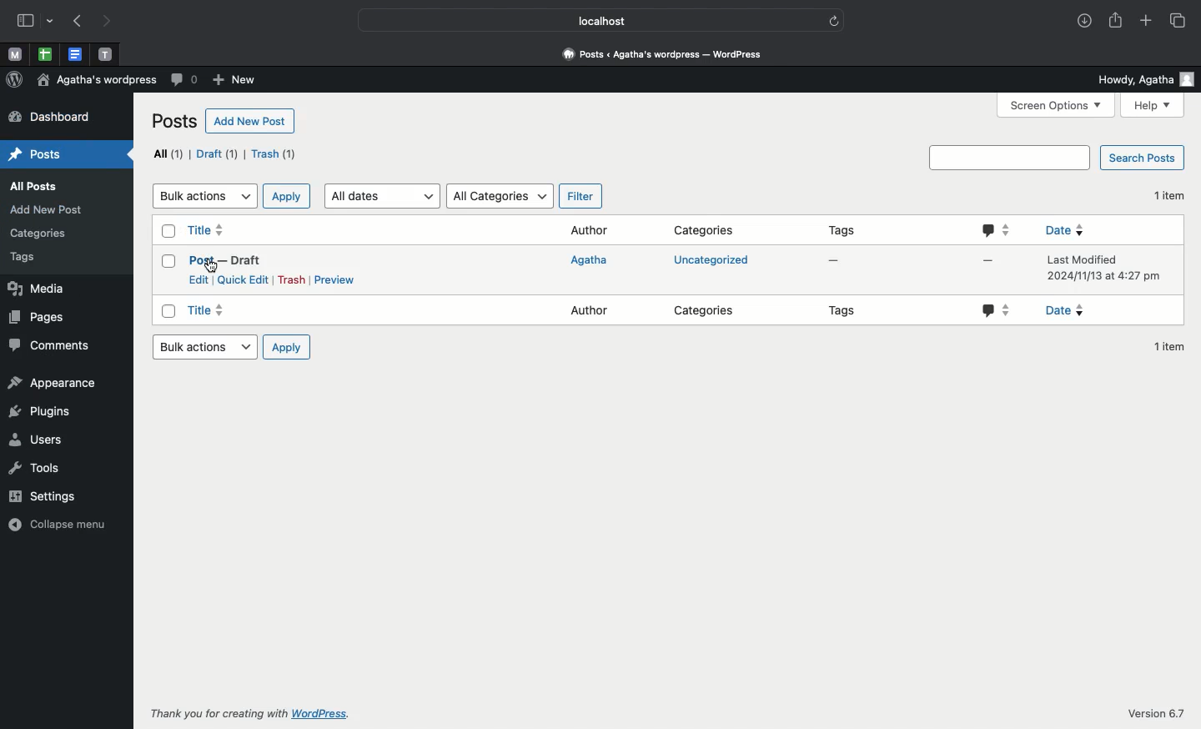  Describe the element at coordinates (38, 317) in the screenshot. I see `Pages` at that location.